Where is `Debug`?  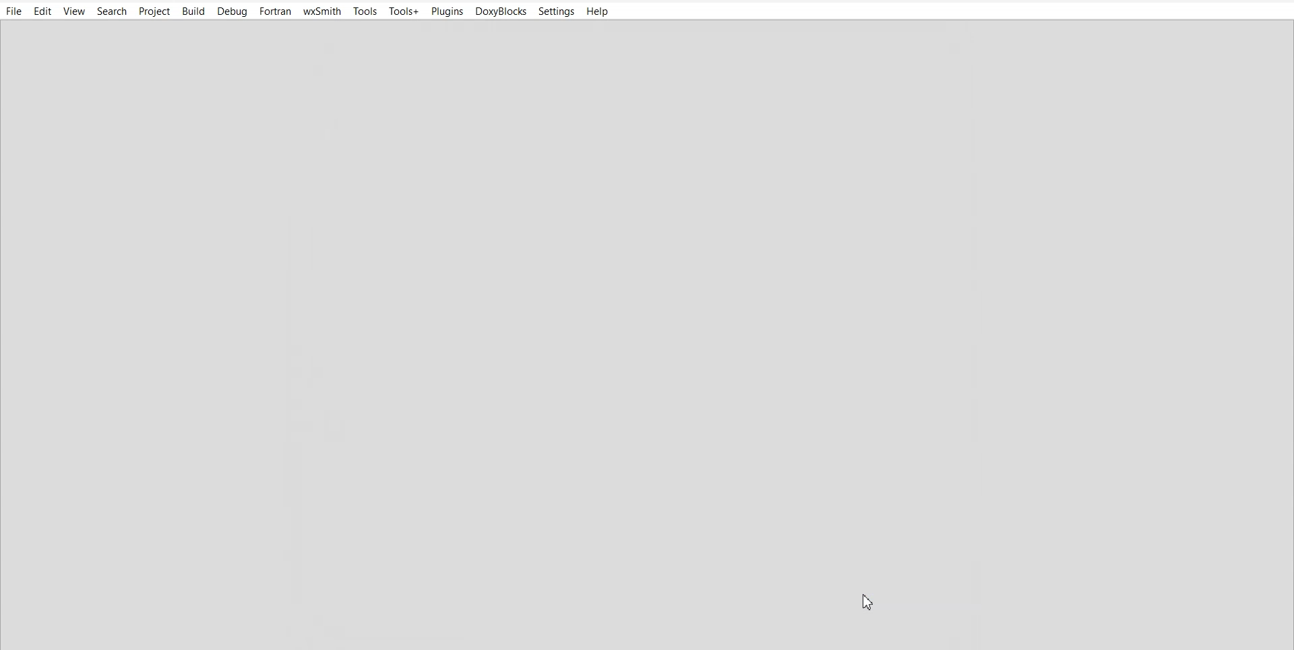
Debug is located at coordinates (233, 11).